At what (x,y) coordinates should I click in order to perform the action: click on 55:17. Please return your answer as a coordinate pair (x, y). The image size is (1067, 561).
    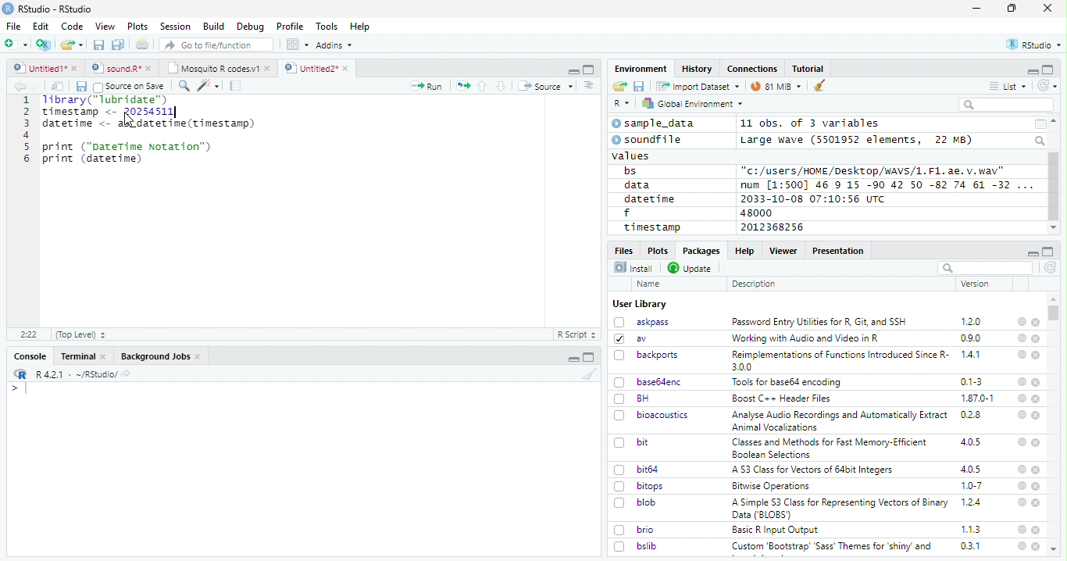
    Looking at the image, I should click on (30, 334).